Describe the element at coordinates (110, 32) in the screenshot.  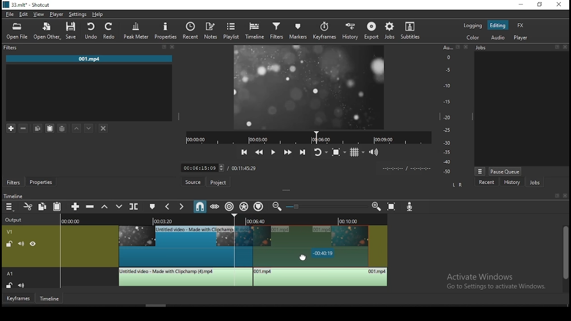
I see `redo` at that location.